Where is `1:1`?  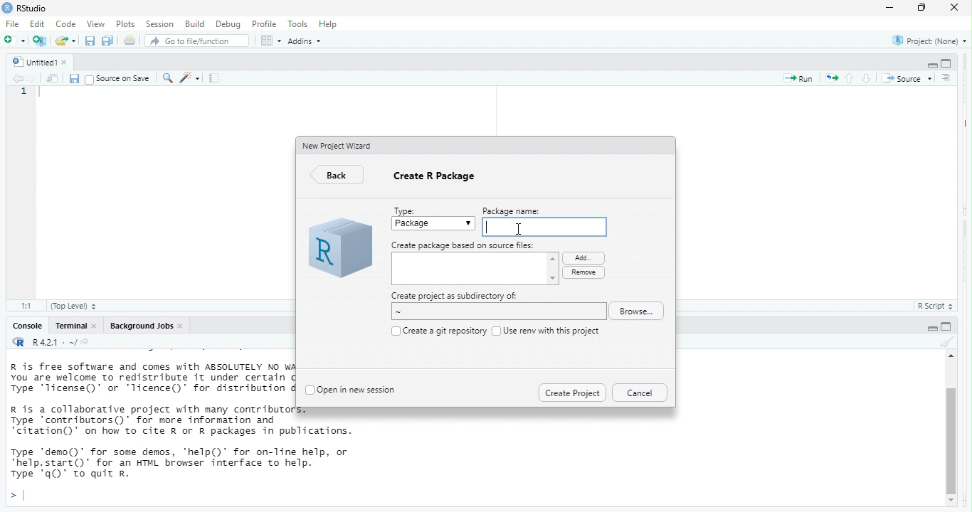
1:1 is located at coordinates (24, 305).